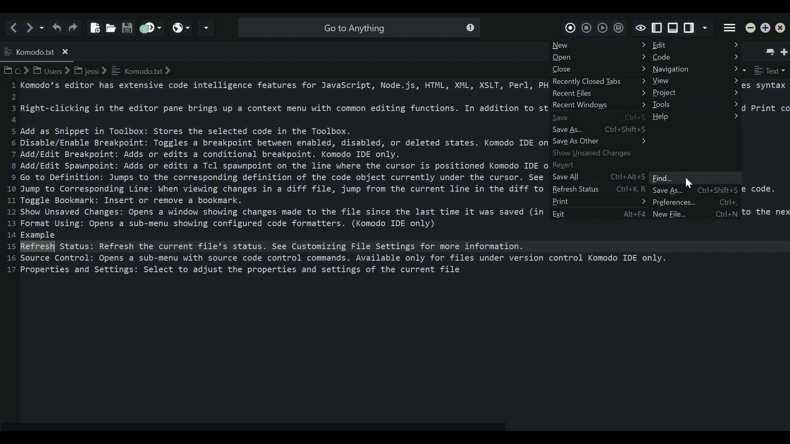 The image size is (790, 444). Describe the element at coordinates (697, 93) in the screenshot. I see `Project` at that location.